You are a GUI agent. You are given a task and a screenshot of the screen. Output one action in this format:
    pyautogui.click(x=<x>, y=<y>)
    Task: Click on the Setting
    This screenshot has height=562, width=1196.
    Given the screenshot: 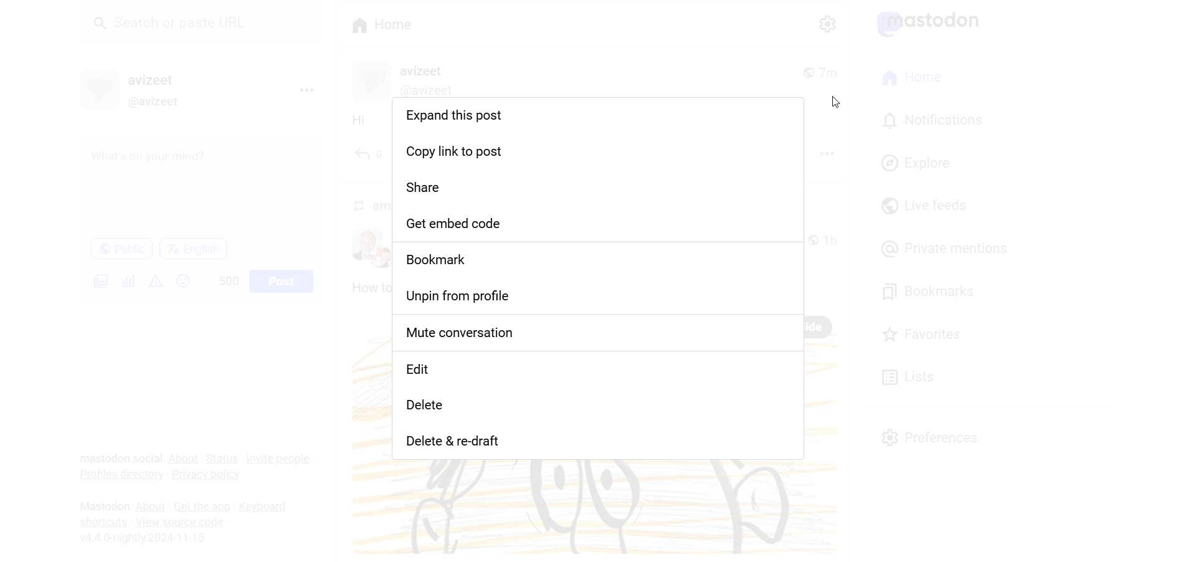 What is the action you would take?
    pyautogui.click(x=825, y=23)
    